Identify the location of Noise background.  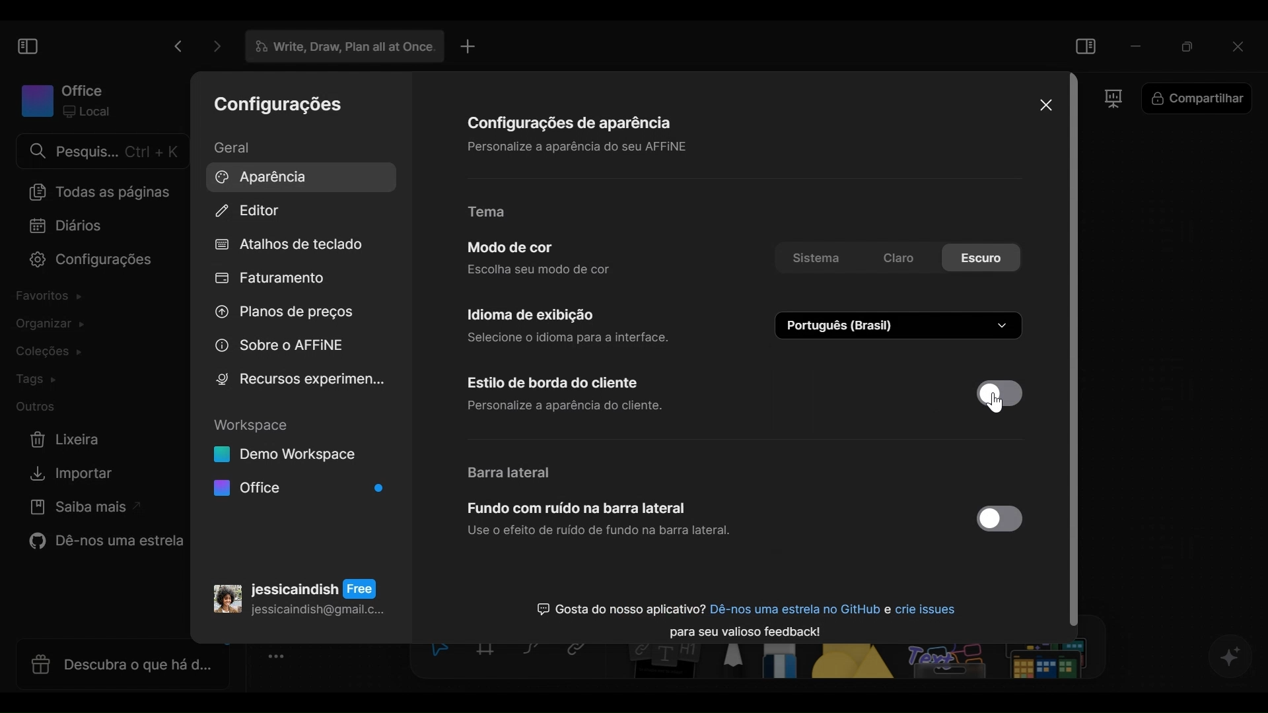
(599, 522).